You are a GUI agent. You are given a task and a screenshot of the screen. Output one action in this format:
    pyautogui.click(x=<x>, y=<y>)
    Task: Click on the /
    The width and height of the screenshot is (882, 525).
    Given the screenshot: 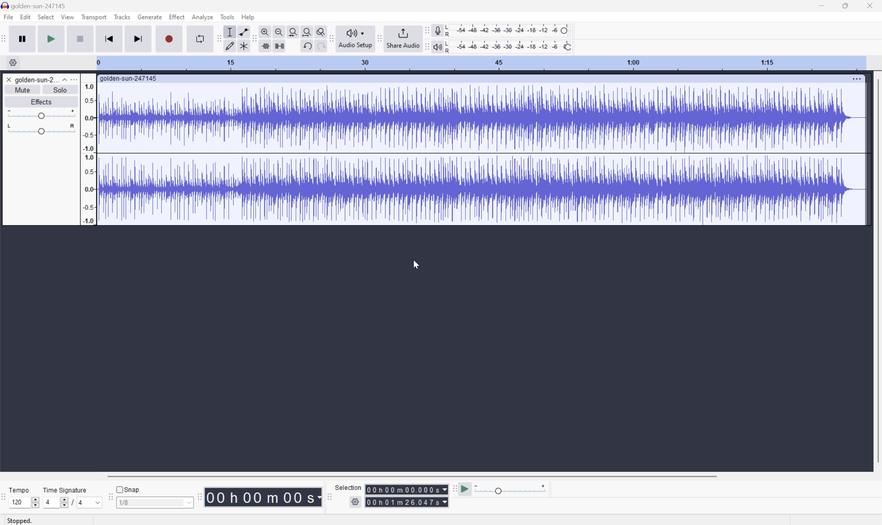 What is the action you would take?
    pyautogui.click(x=72, y=502)
    